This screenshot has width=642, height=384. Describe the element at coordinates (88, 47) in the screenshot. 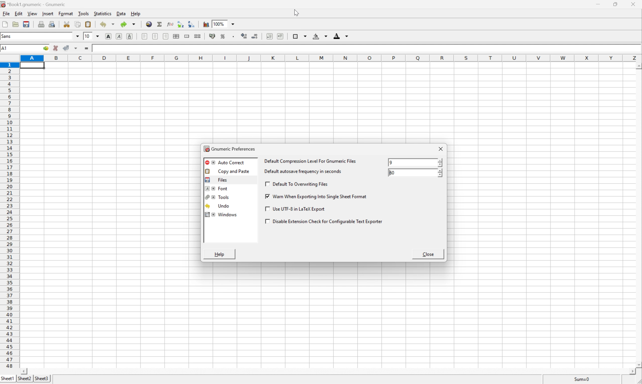

I see `enter formula` at that location.